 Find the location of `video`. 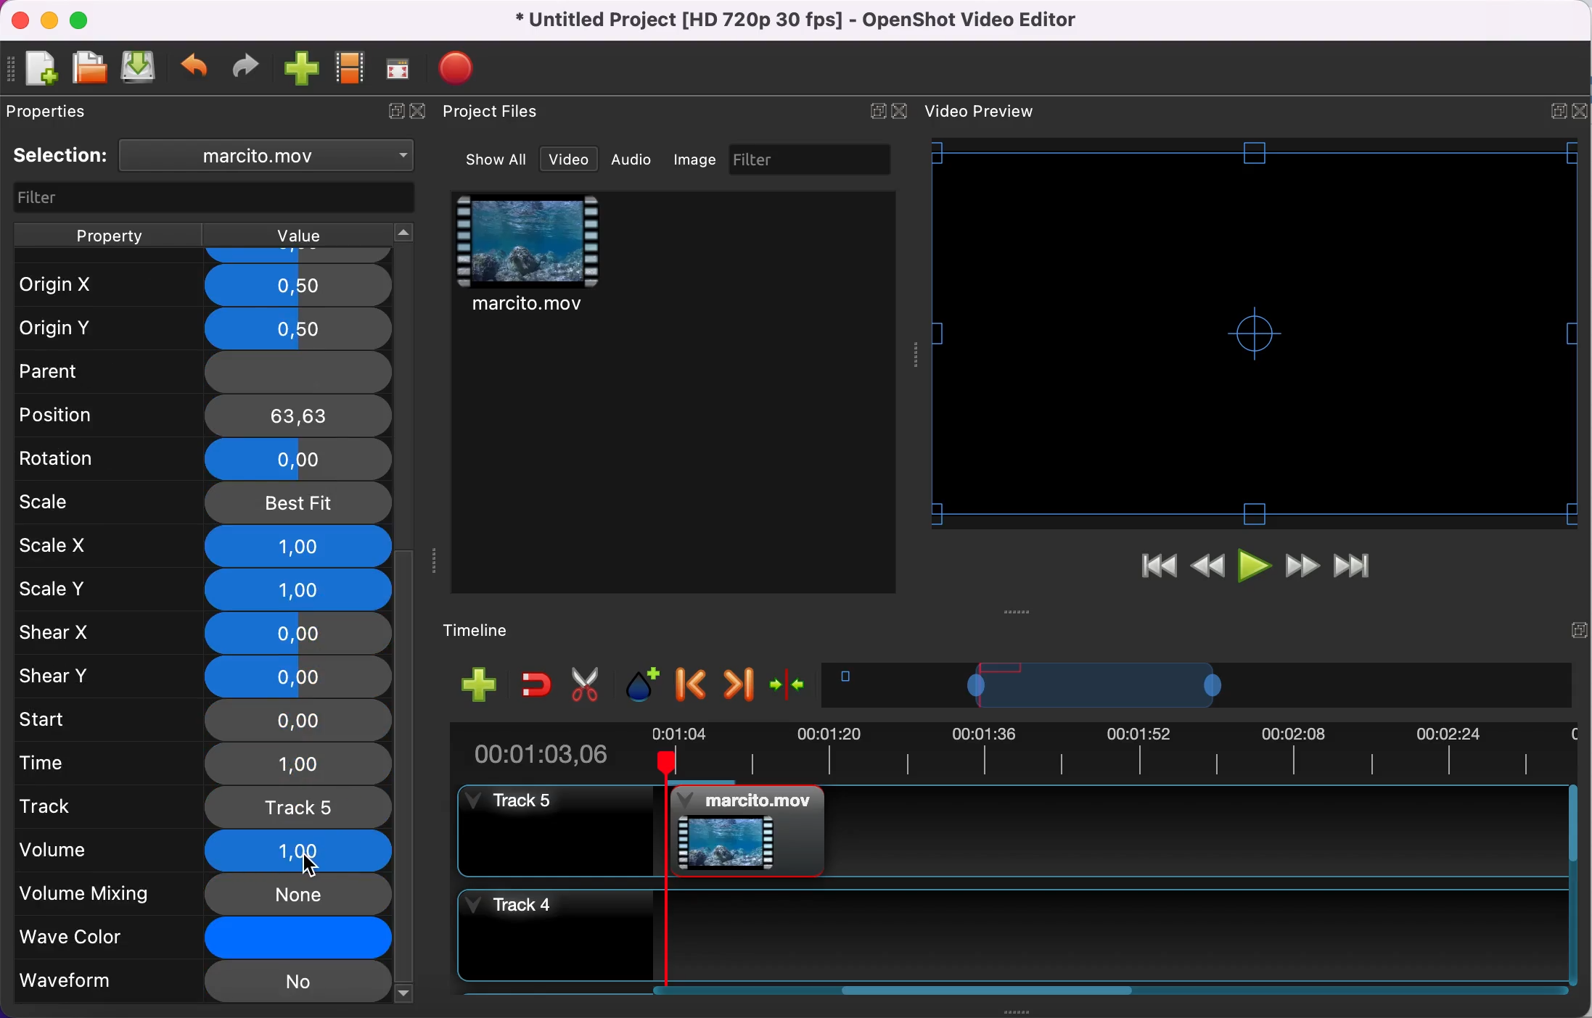

video is located at coordinates (569, 160).